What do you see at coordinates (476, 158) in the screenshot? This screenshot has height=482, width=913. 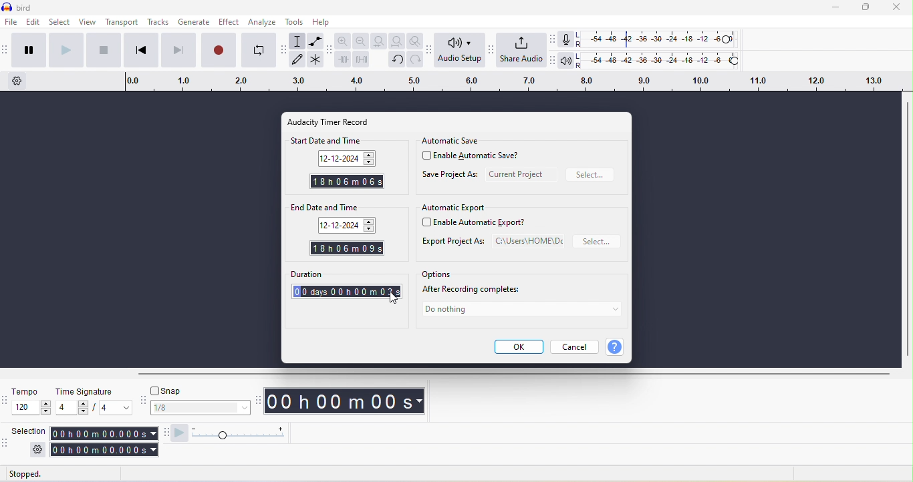 I see `enable automatic save?` at bounding box center [476, 158].